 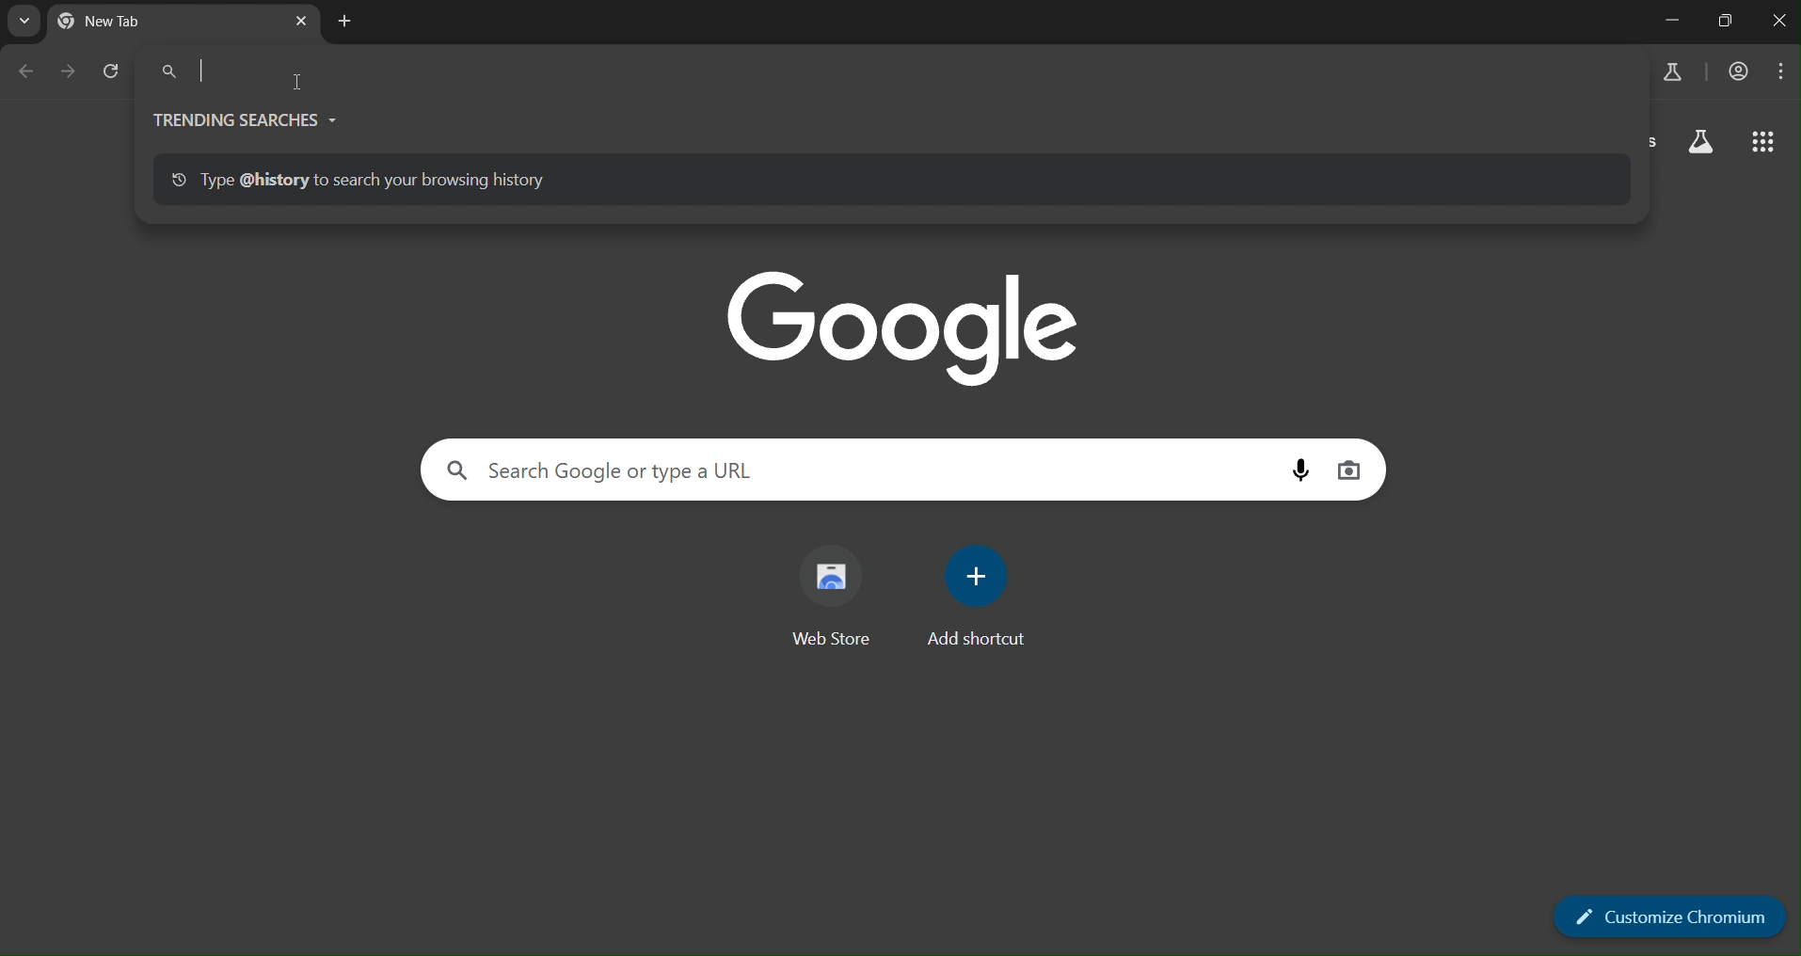 I want to click on trending searches, so click(x=300, y=117).